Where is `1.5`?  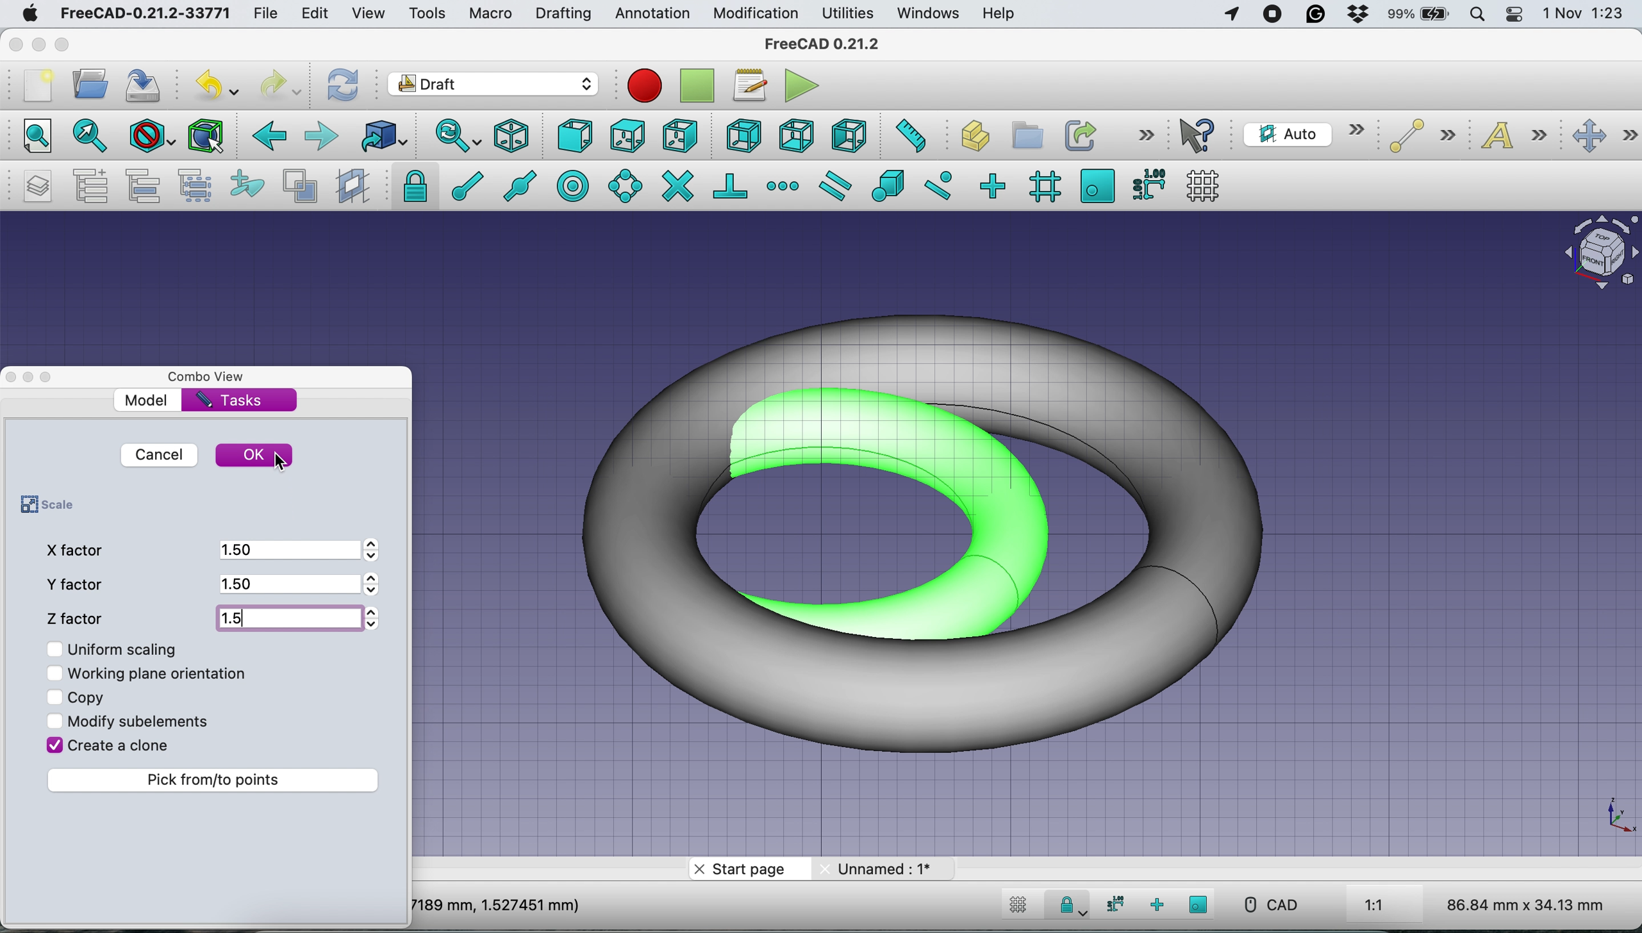
1.5 is located at coordinates (286, 549).